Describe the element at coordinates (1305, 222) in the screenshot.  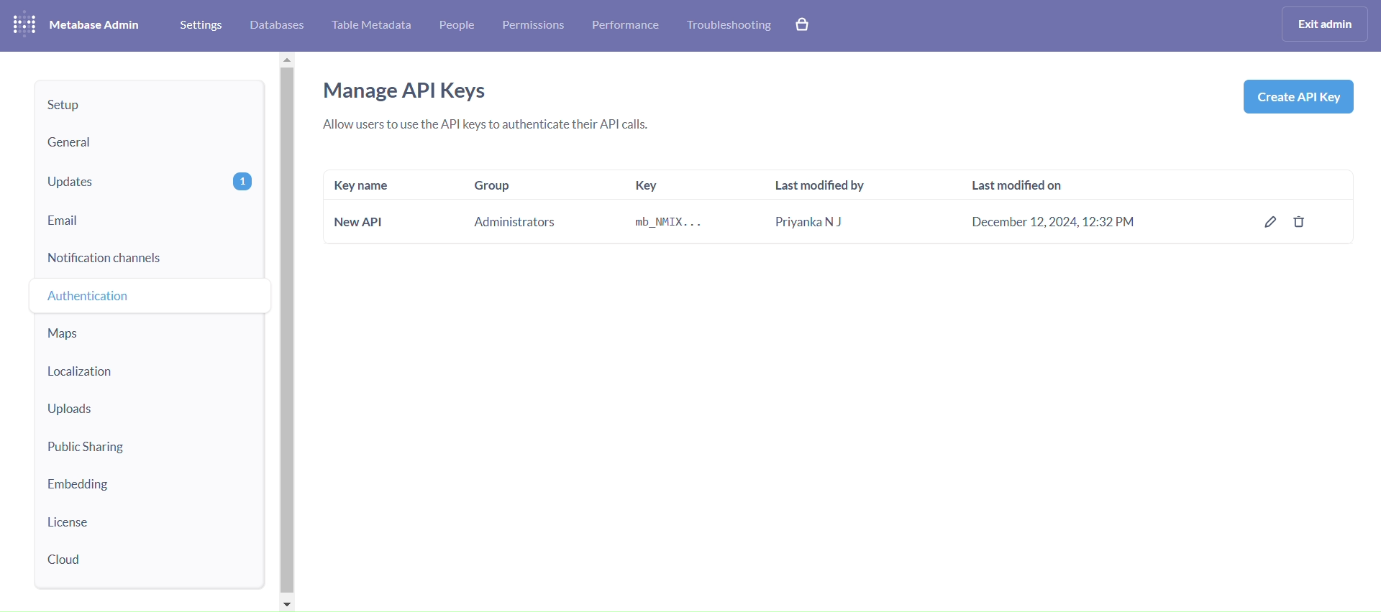
I see `delete` at that location.